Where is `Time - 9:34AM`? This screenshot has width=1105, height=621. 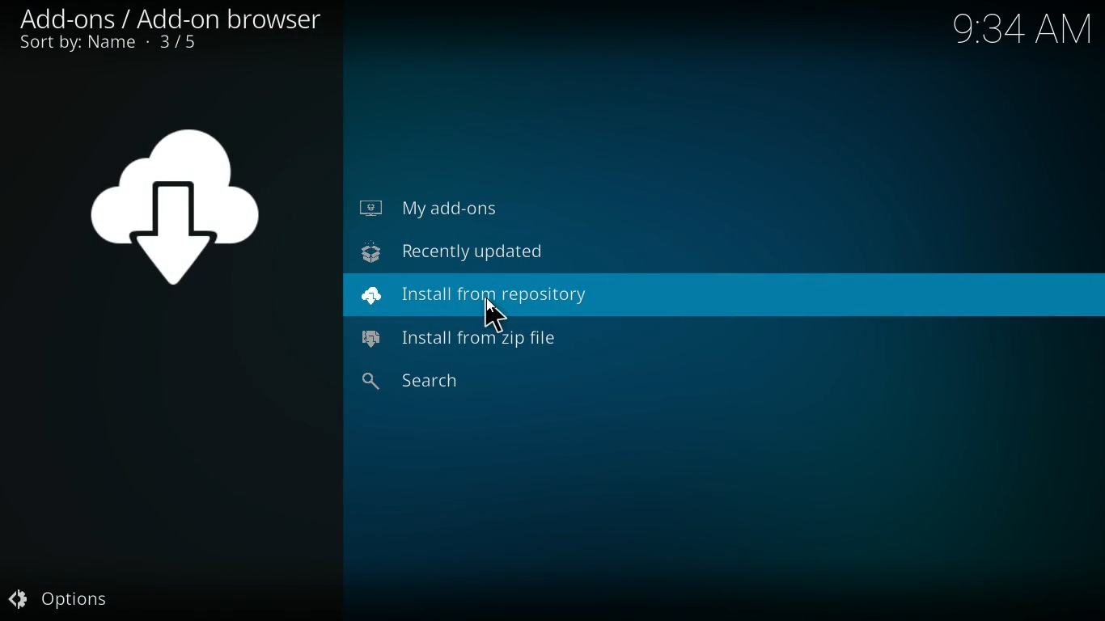 Time - 9:34AM is located at coordinates (1019, 29).